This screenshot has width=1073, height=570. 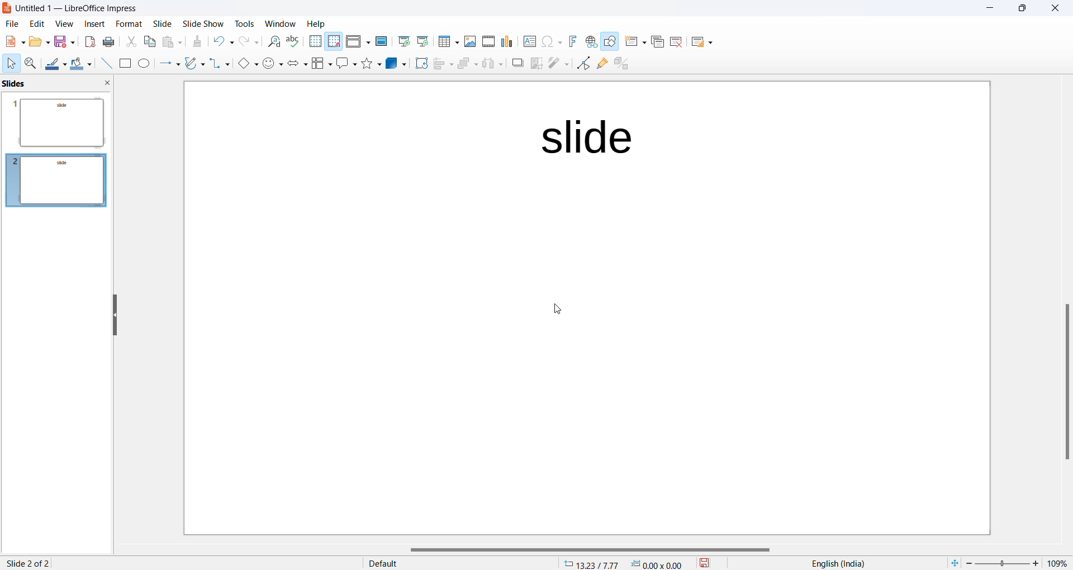 I want to click on Show draw function, so click(x=610, y=42).